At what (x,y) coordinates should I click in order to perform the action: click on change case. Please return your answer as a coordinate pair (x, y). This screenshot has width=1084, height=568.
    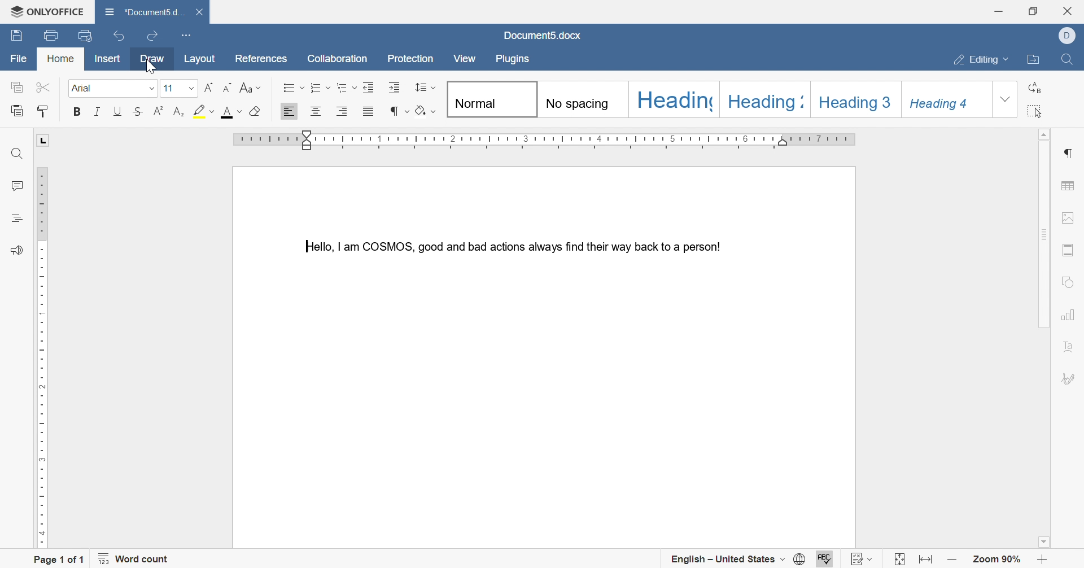
    Looking at the image, I should click on (251, 88).